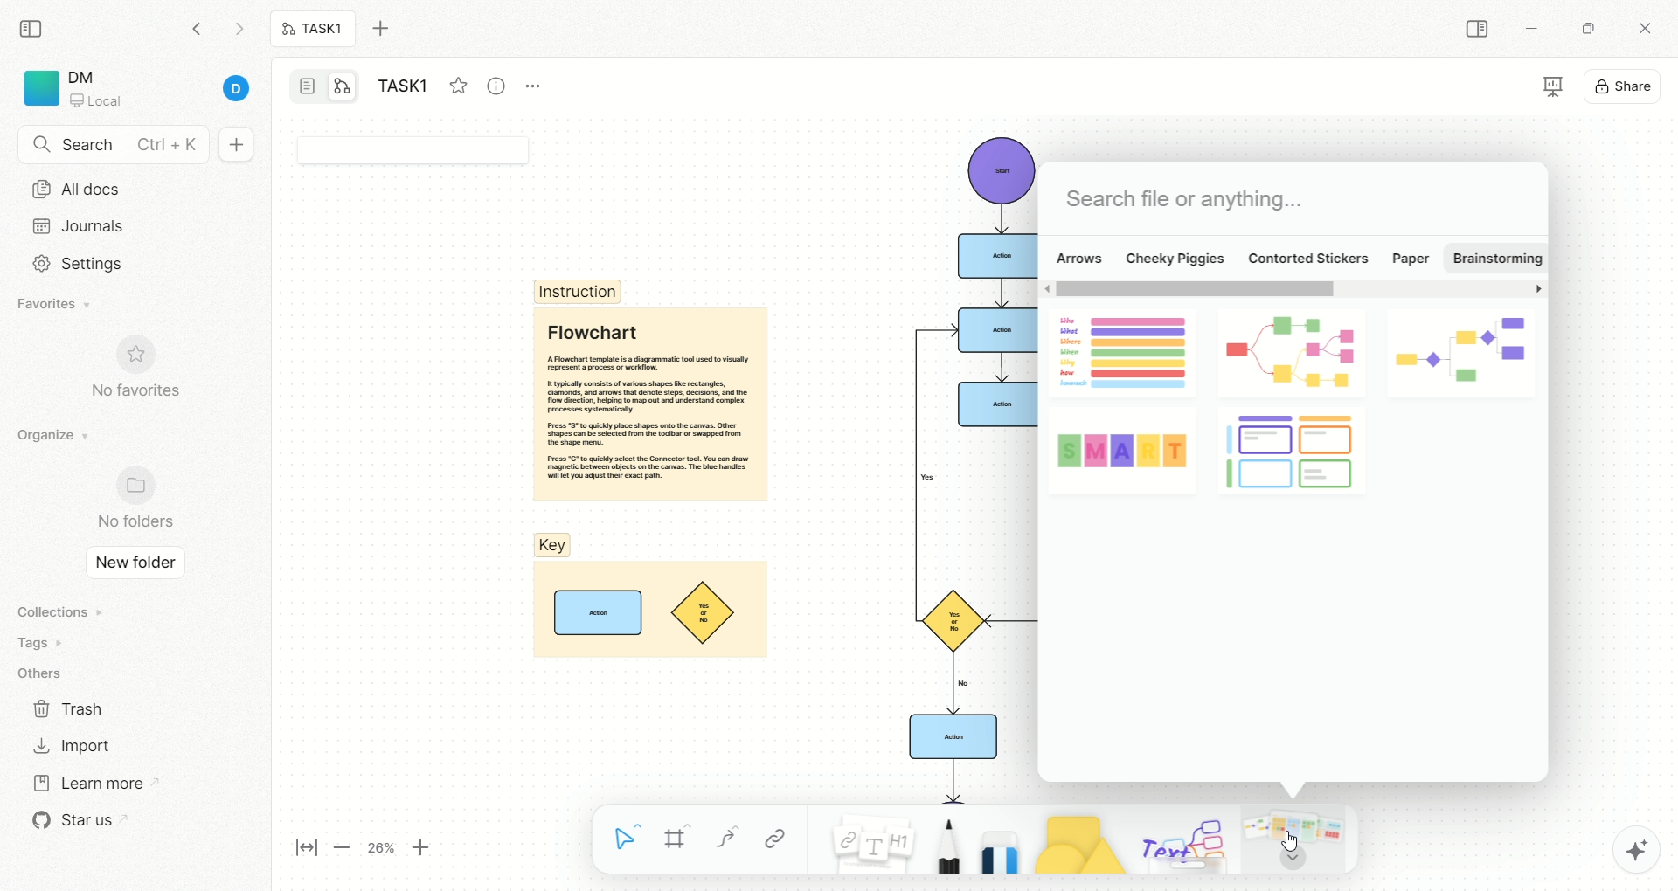 The image size is (1678, 891). I want to click on view, so click(1538, 88).